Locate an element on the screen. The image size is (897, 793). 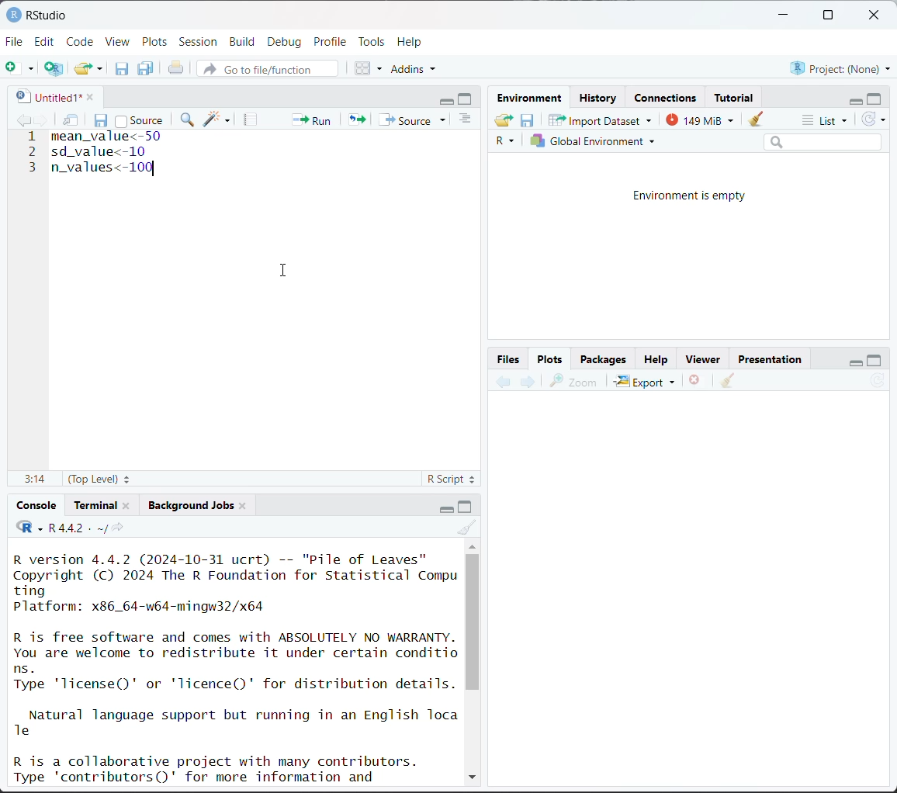
 is located at coordinates (510, 358).